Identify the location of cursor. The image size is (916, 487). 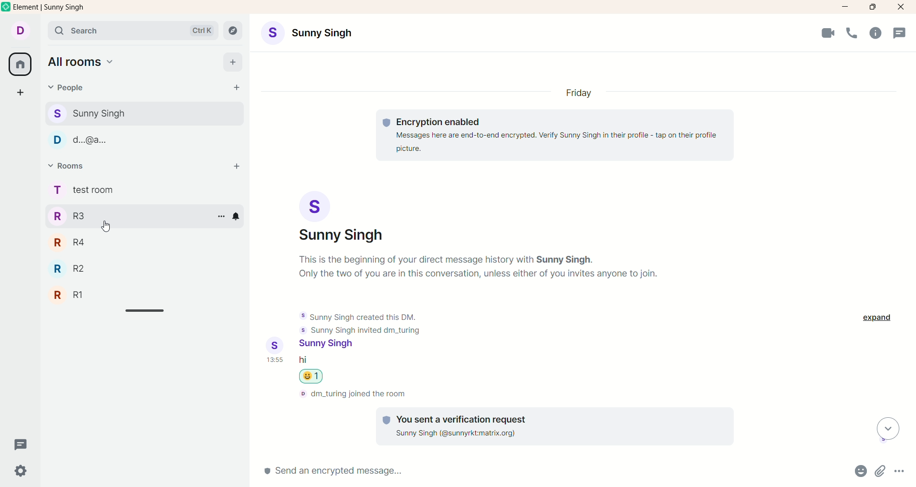
(104, 227).